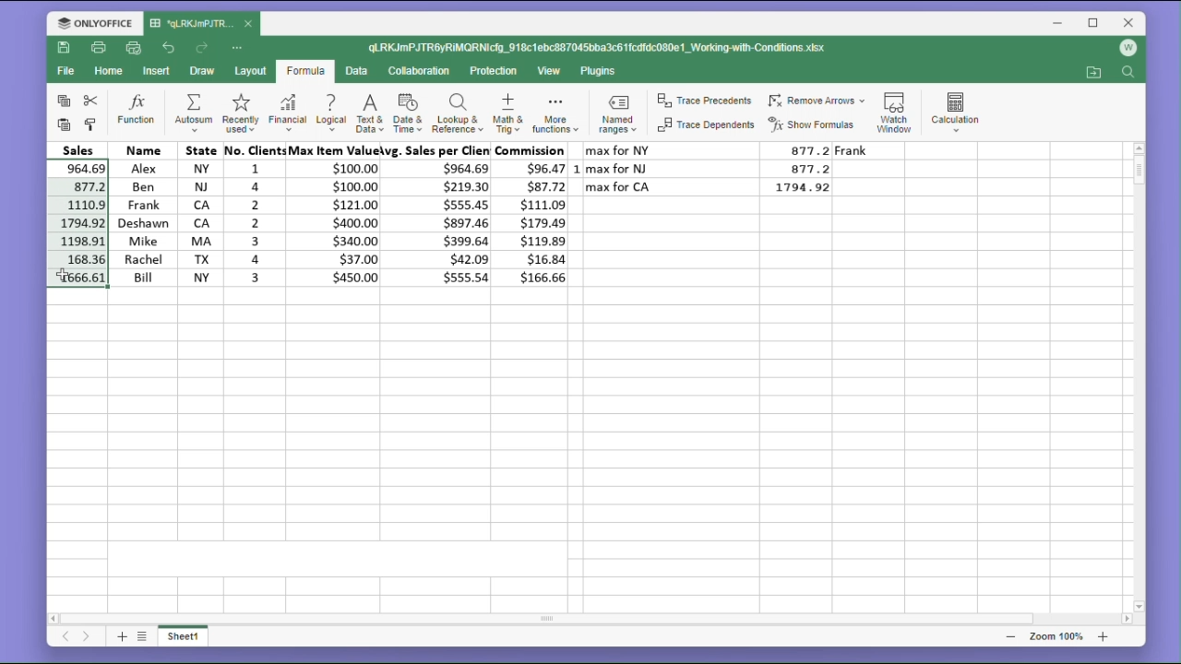 The width and height of the screenshot is (1181, 664). What do you see at coordinates (616, 48) in the screenshot?
I see `ql.RKJmPJTRiMQRNlclg_918c1ebc887045bba3c61fcdfdc080e1_Working-with-Conditions.xlsx` at bounding box center [616, 48].